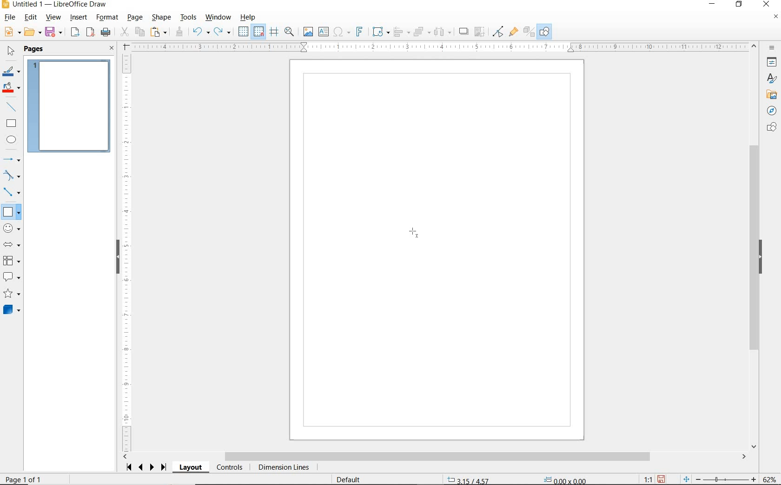  What do you see at coordinates (24, 480) in the screenshot?
I see `PAGE 1 OF 1` at bounding box center [24, 480].